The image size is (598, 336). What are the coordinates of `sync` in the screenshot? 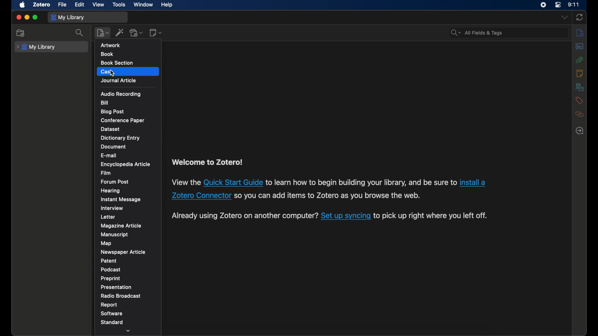 It's located at (579, 17).